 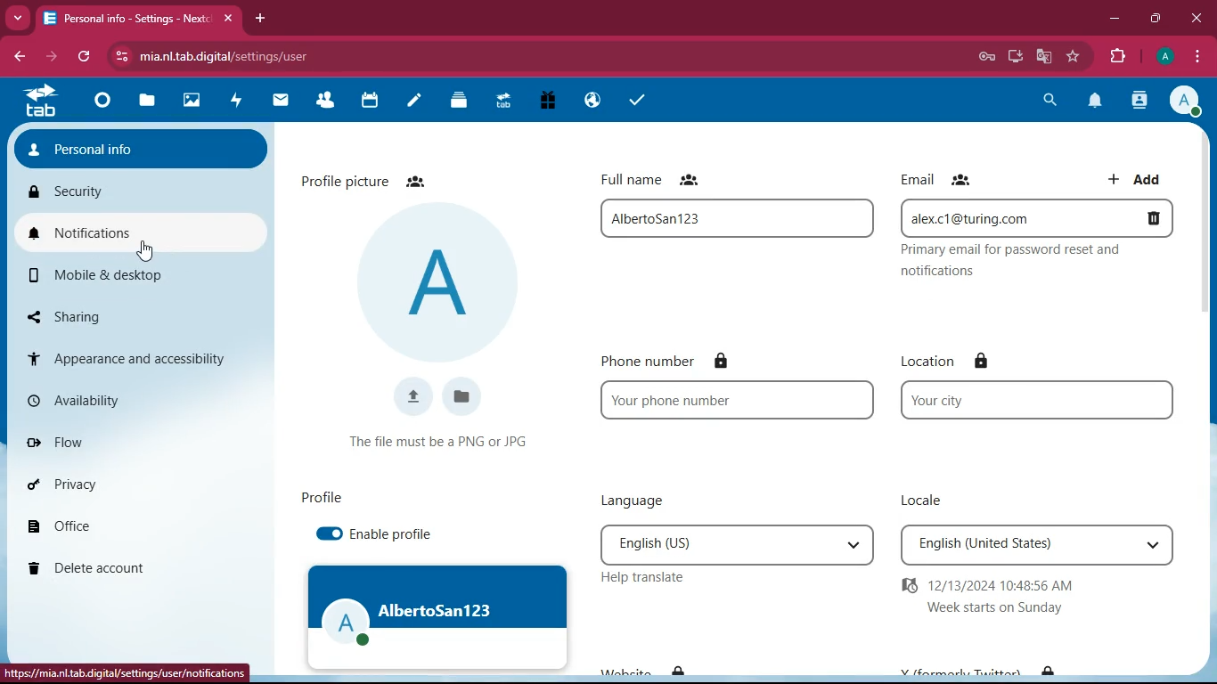 What do you see at coordinates (461, 102) in the screenshot?
I see `Deck` at bounding box center [461, 102].